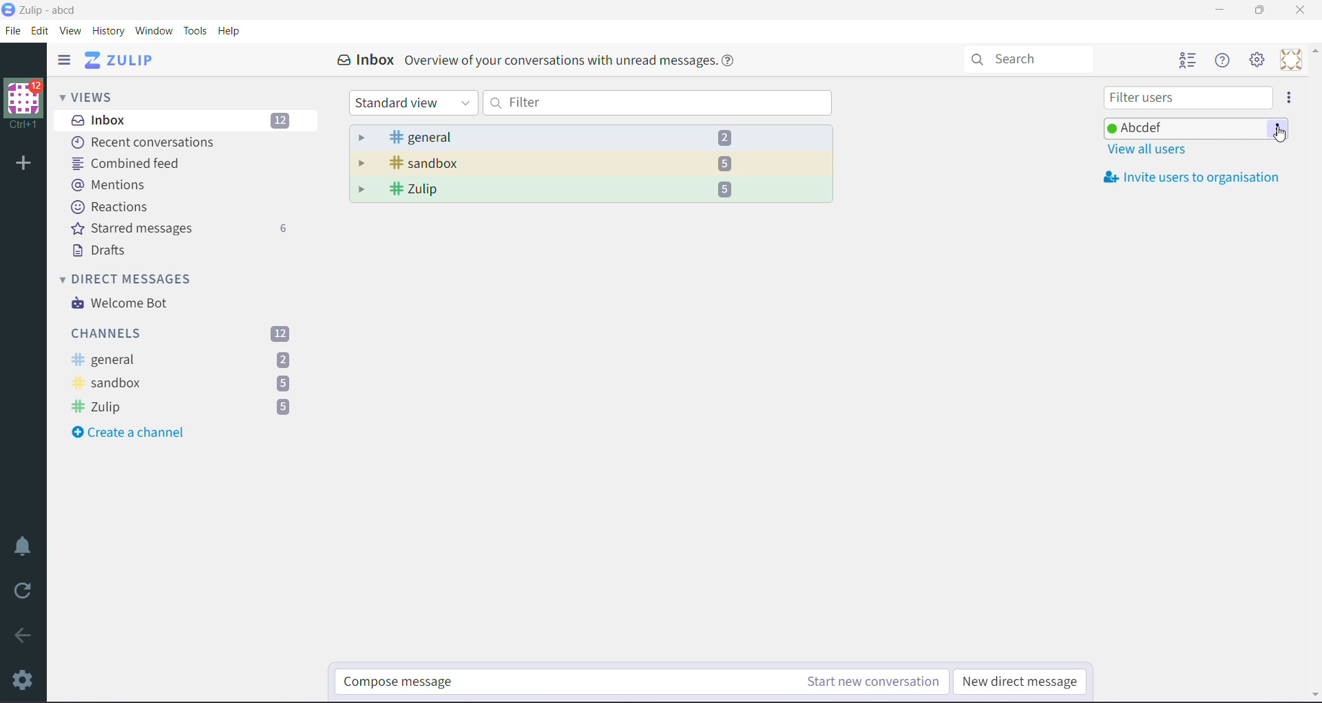 Image resolution: width=1322 pixels, height=703 pixels. What do you see at coordinates (1184, 125) in the screenshot?
I see `User (Abcdef) and status` at bounding box center [1184, 125].